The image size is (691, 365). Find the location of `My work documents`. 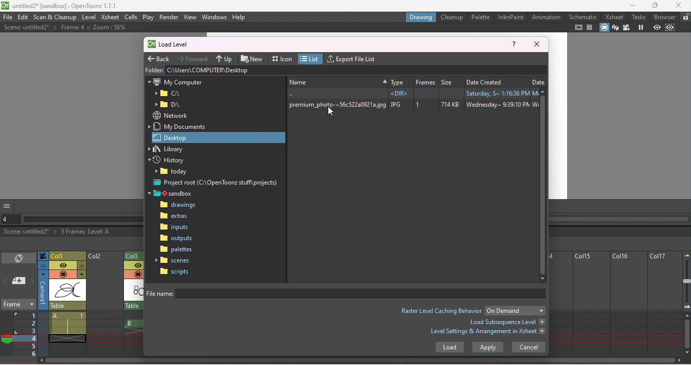

My work documents is located at coordinates (180, 126).